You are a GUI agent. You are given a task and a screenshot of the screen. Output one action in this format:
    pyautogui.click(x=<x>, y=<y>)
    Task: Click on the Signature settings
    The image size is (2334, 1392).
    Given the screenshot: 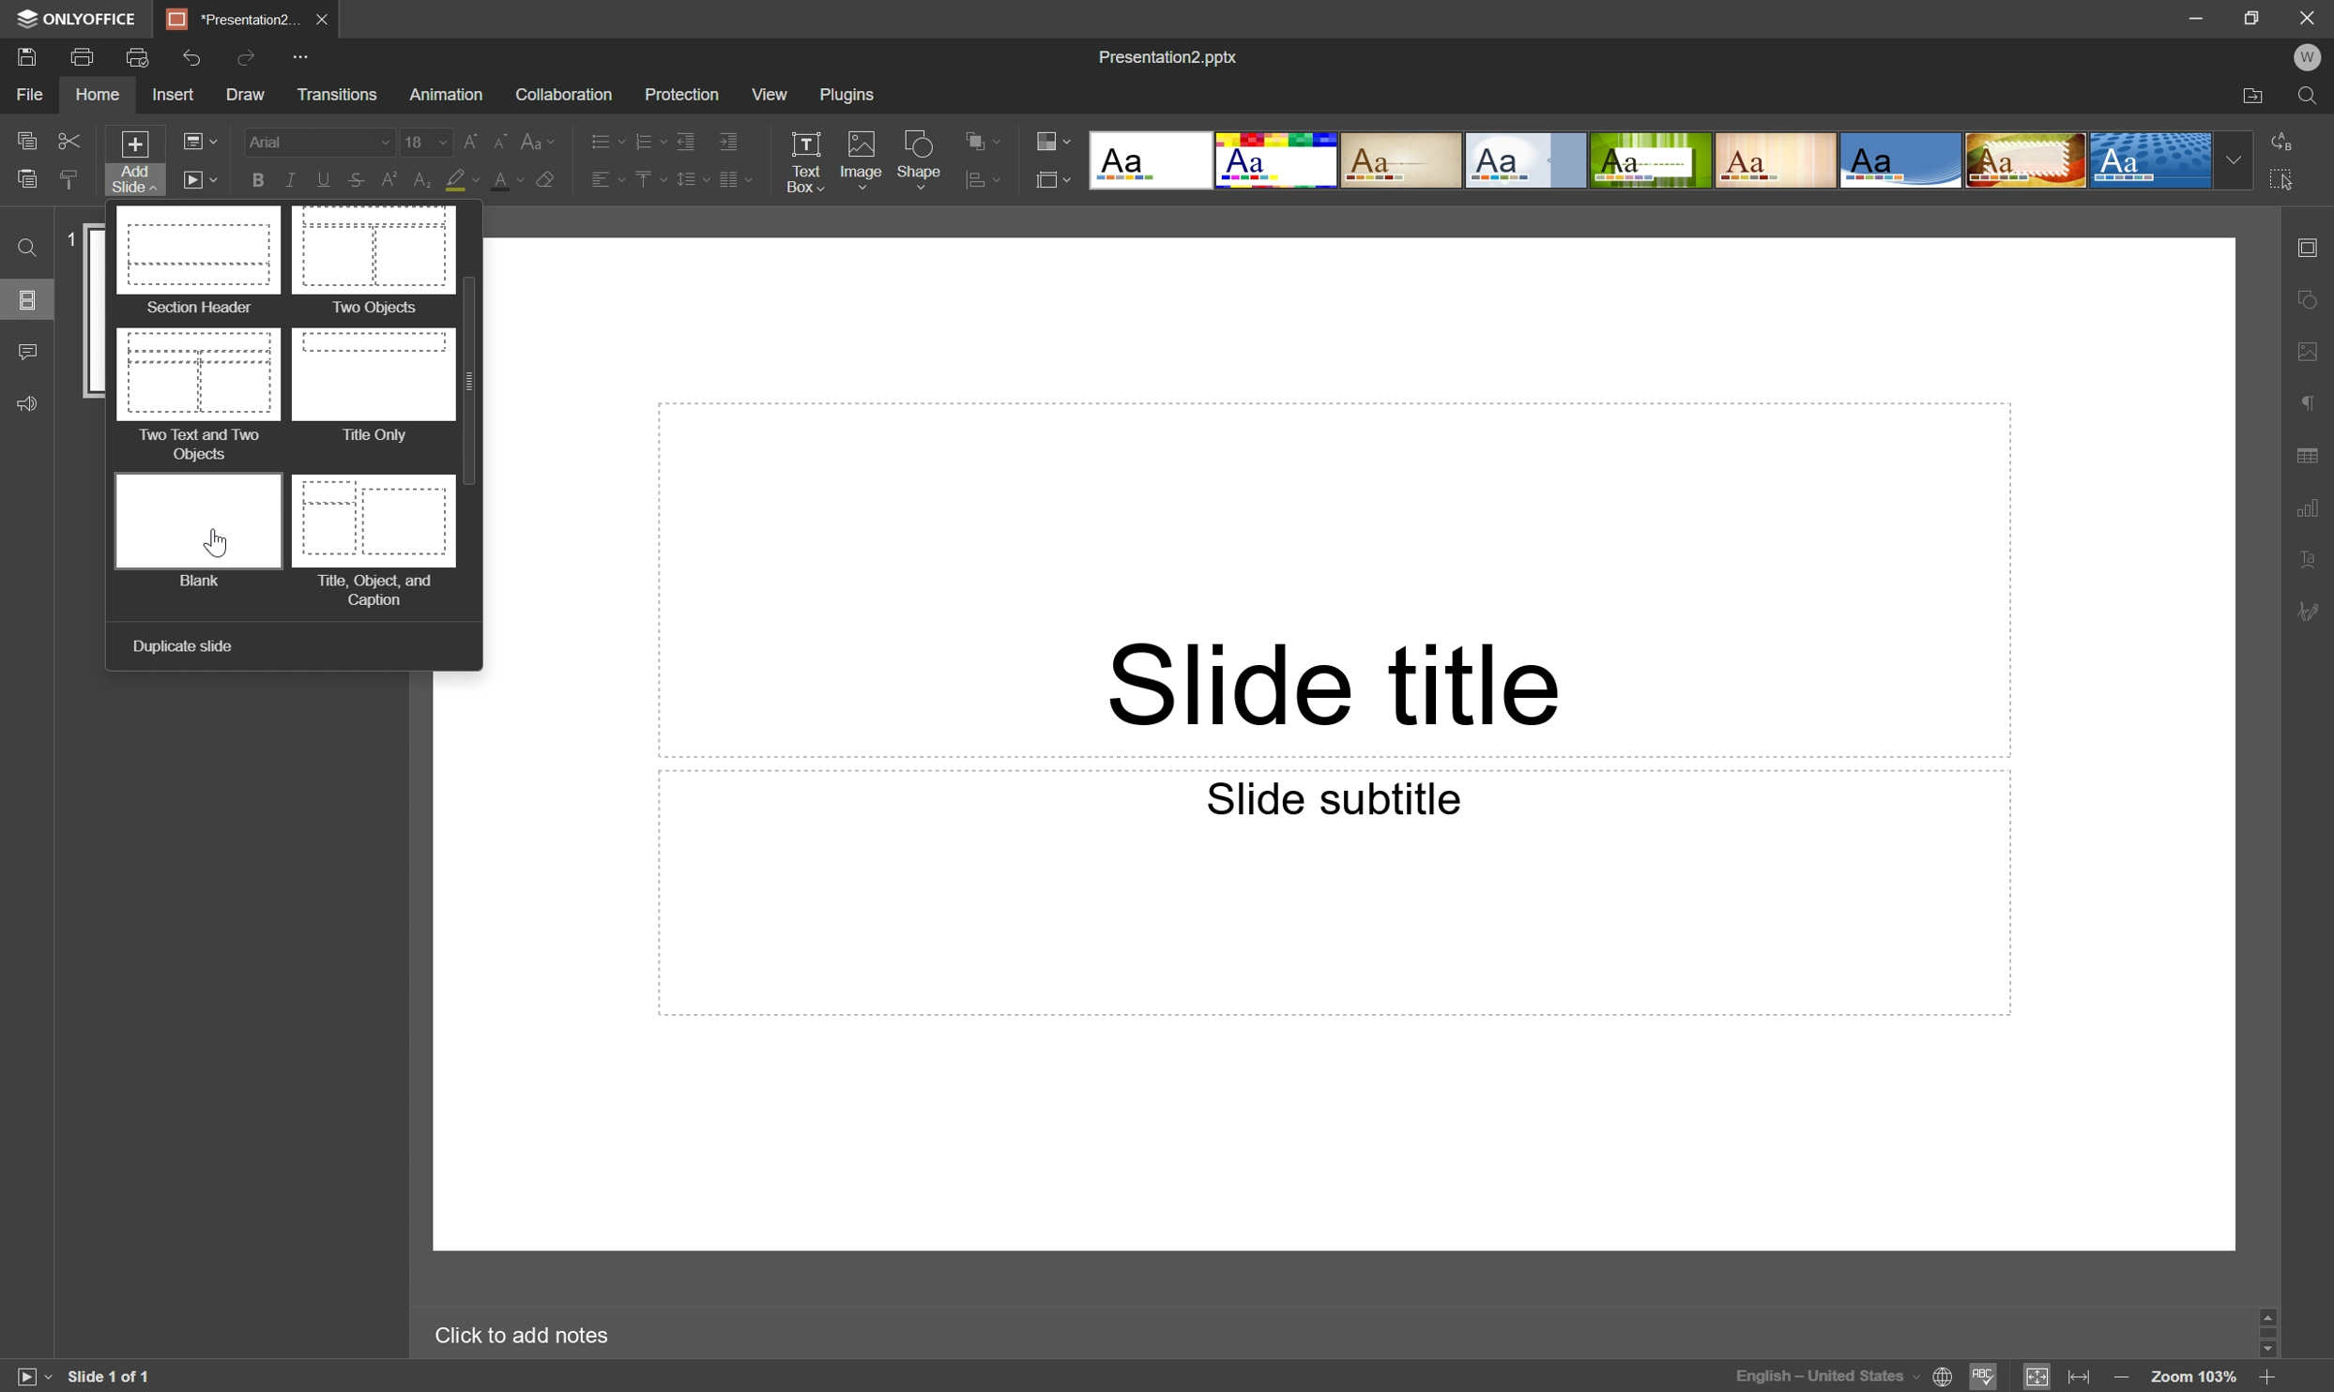 What is the action you would take?
    pyautogui.click(x=2315, y=611)
    